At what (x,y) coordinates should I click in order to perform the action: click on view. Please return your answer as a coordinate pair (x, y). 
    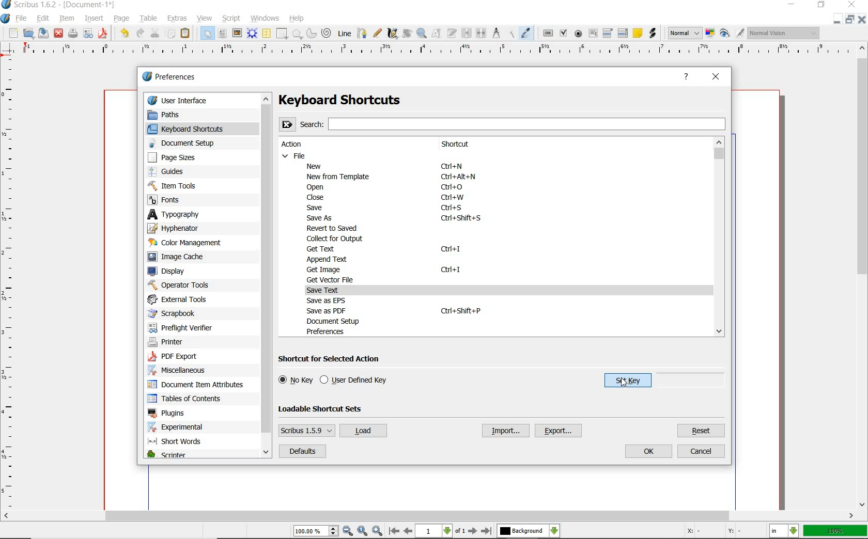
    Looking at the image, I should click on (205, 19).